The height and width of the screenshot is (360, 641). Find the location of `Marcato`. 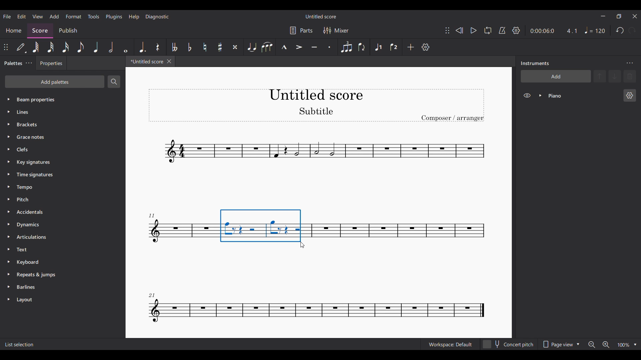

Marcato is located at coordinates (284, 47).